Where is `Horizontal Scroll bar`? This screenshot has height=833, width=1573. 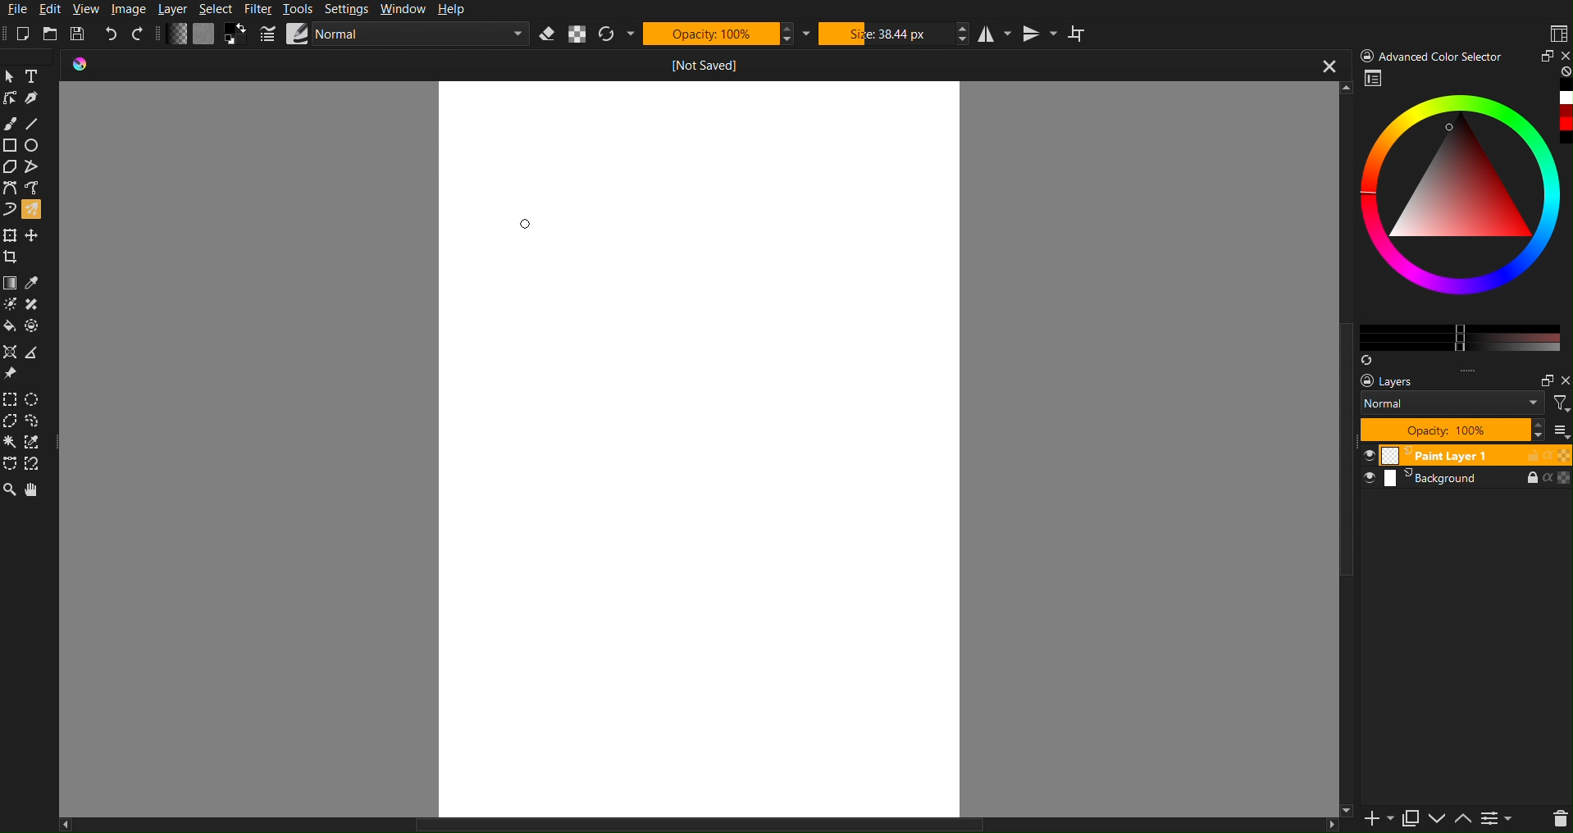 Horizontal Scroll bar is located at coordinates (670, 823).